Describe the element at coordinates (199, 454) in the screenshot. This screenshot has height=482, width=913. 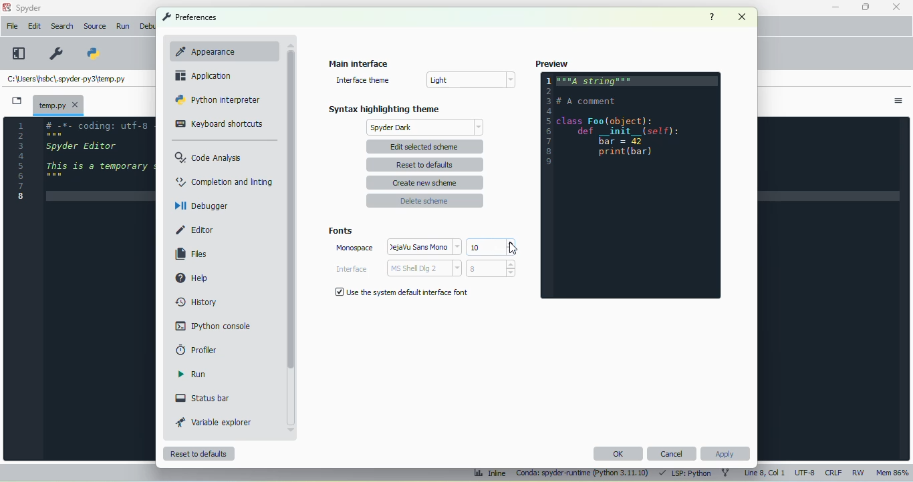
I see `reset to defaults` at that location.